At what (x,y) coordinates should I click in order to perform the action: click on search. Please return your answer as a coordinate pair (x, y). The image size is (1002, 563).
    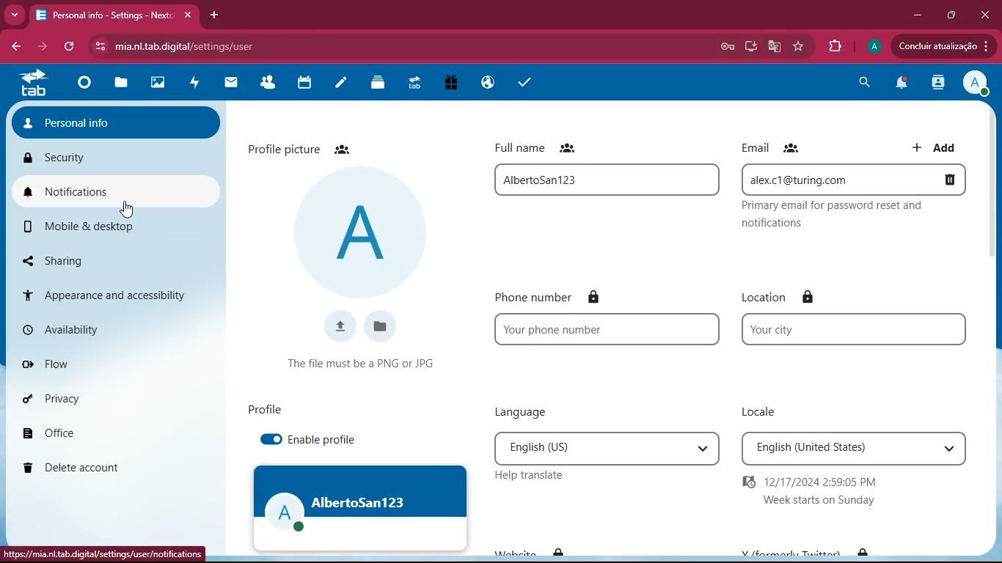
    Looking at the image, I should click on (861, 84).